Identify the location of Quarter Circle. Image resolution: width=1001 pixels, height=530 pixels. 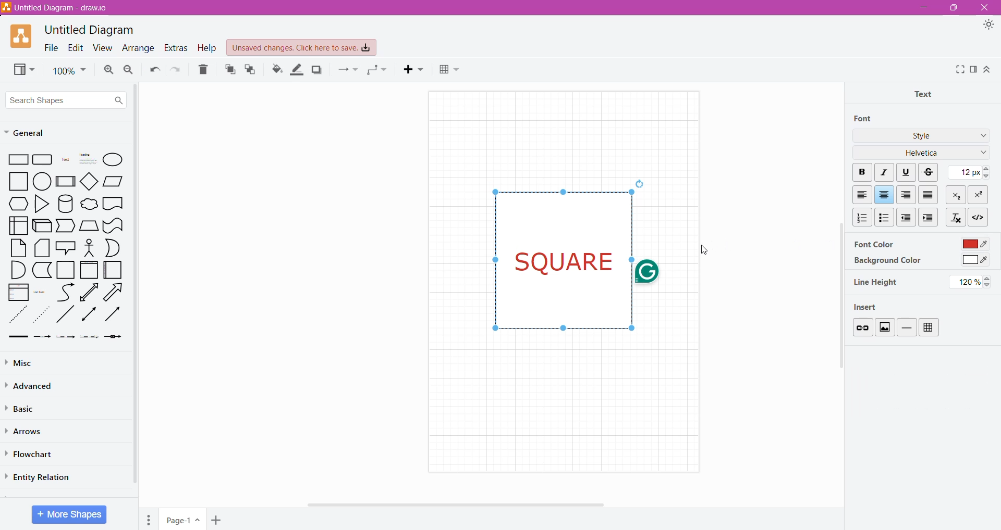
(17, 269).